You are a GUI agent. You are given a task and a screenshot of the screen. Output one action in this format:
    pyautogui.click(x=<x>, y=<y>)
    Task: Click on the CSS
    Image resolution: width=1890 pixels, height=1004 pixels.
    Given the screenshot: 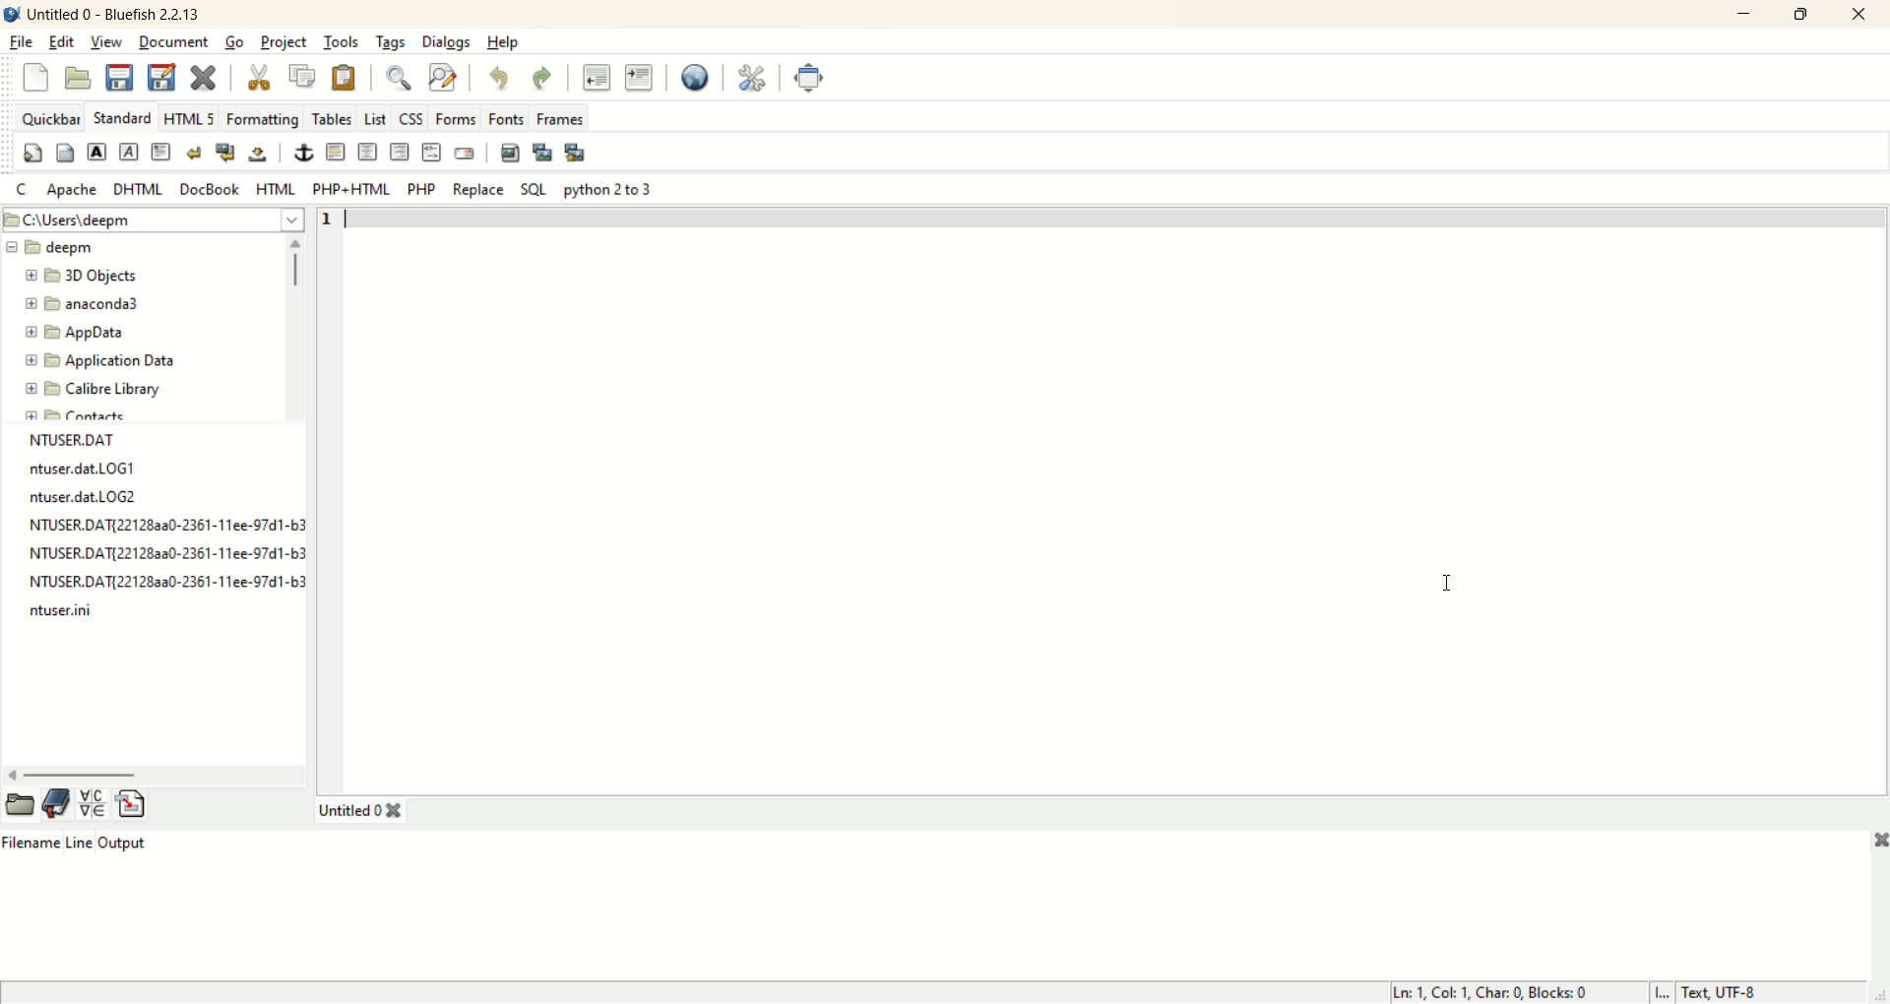 What is the action you would take?
    pyautogui.click(x=413, y=119)
    